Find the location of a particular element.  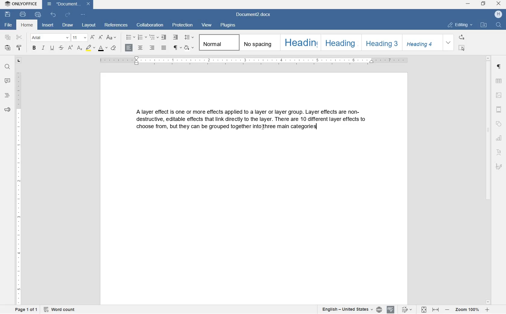

font size is located at coordinates (79, 37).